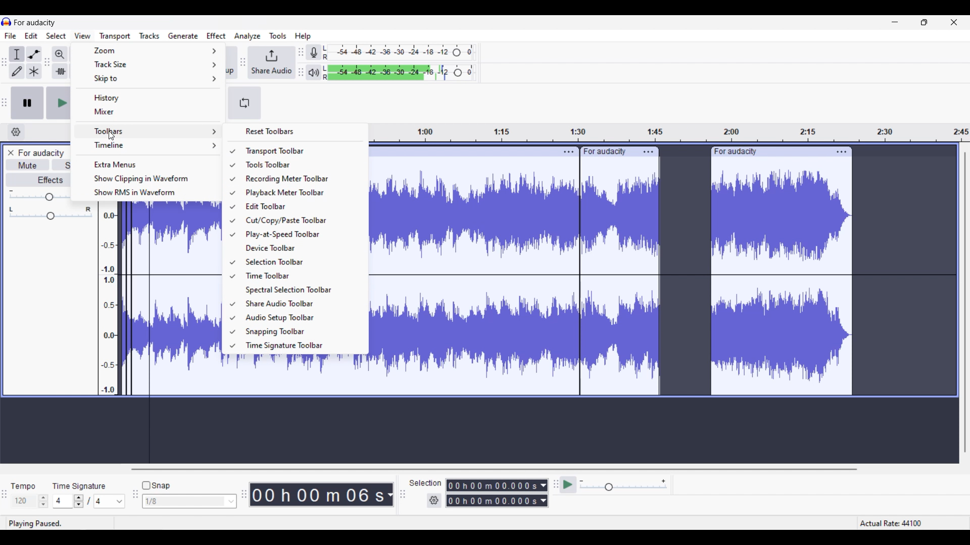 This screenshot has height=545, width=970. What do you see at coordinates (300, 206) in the screenshot?
I see `Edit toolbar` at bounding box center [300, 206].